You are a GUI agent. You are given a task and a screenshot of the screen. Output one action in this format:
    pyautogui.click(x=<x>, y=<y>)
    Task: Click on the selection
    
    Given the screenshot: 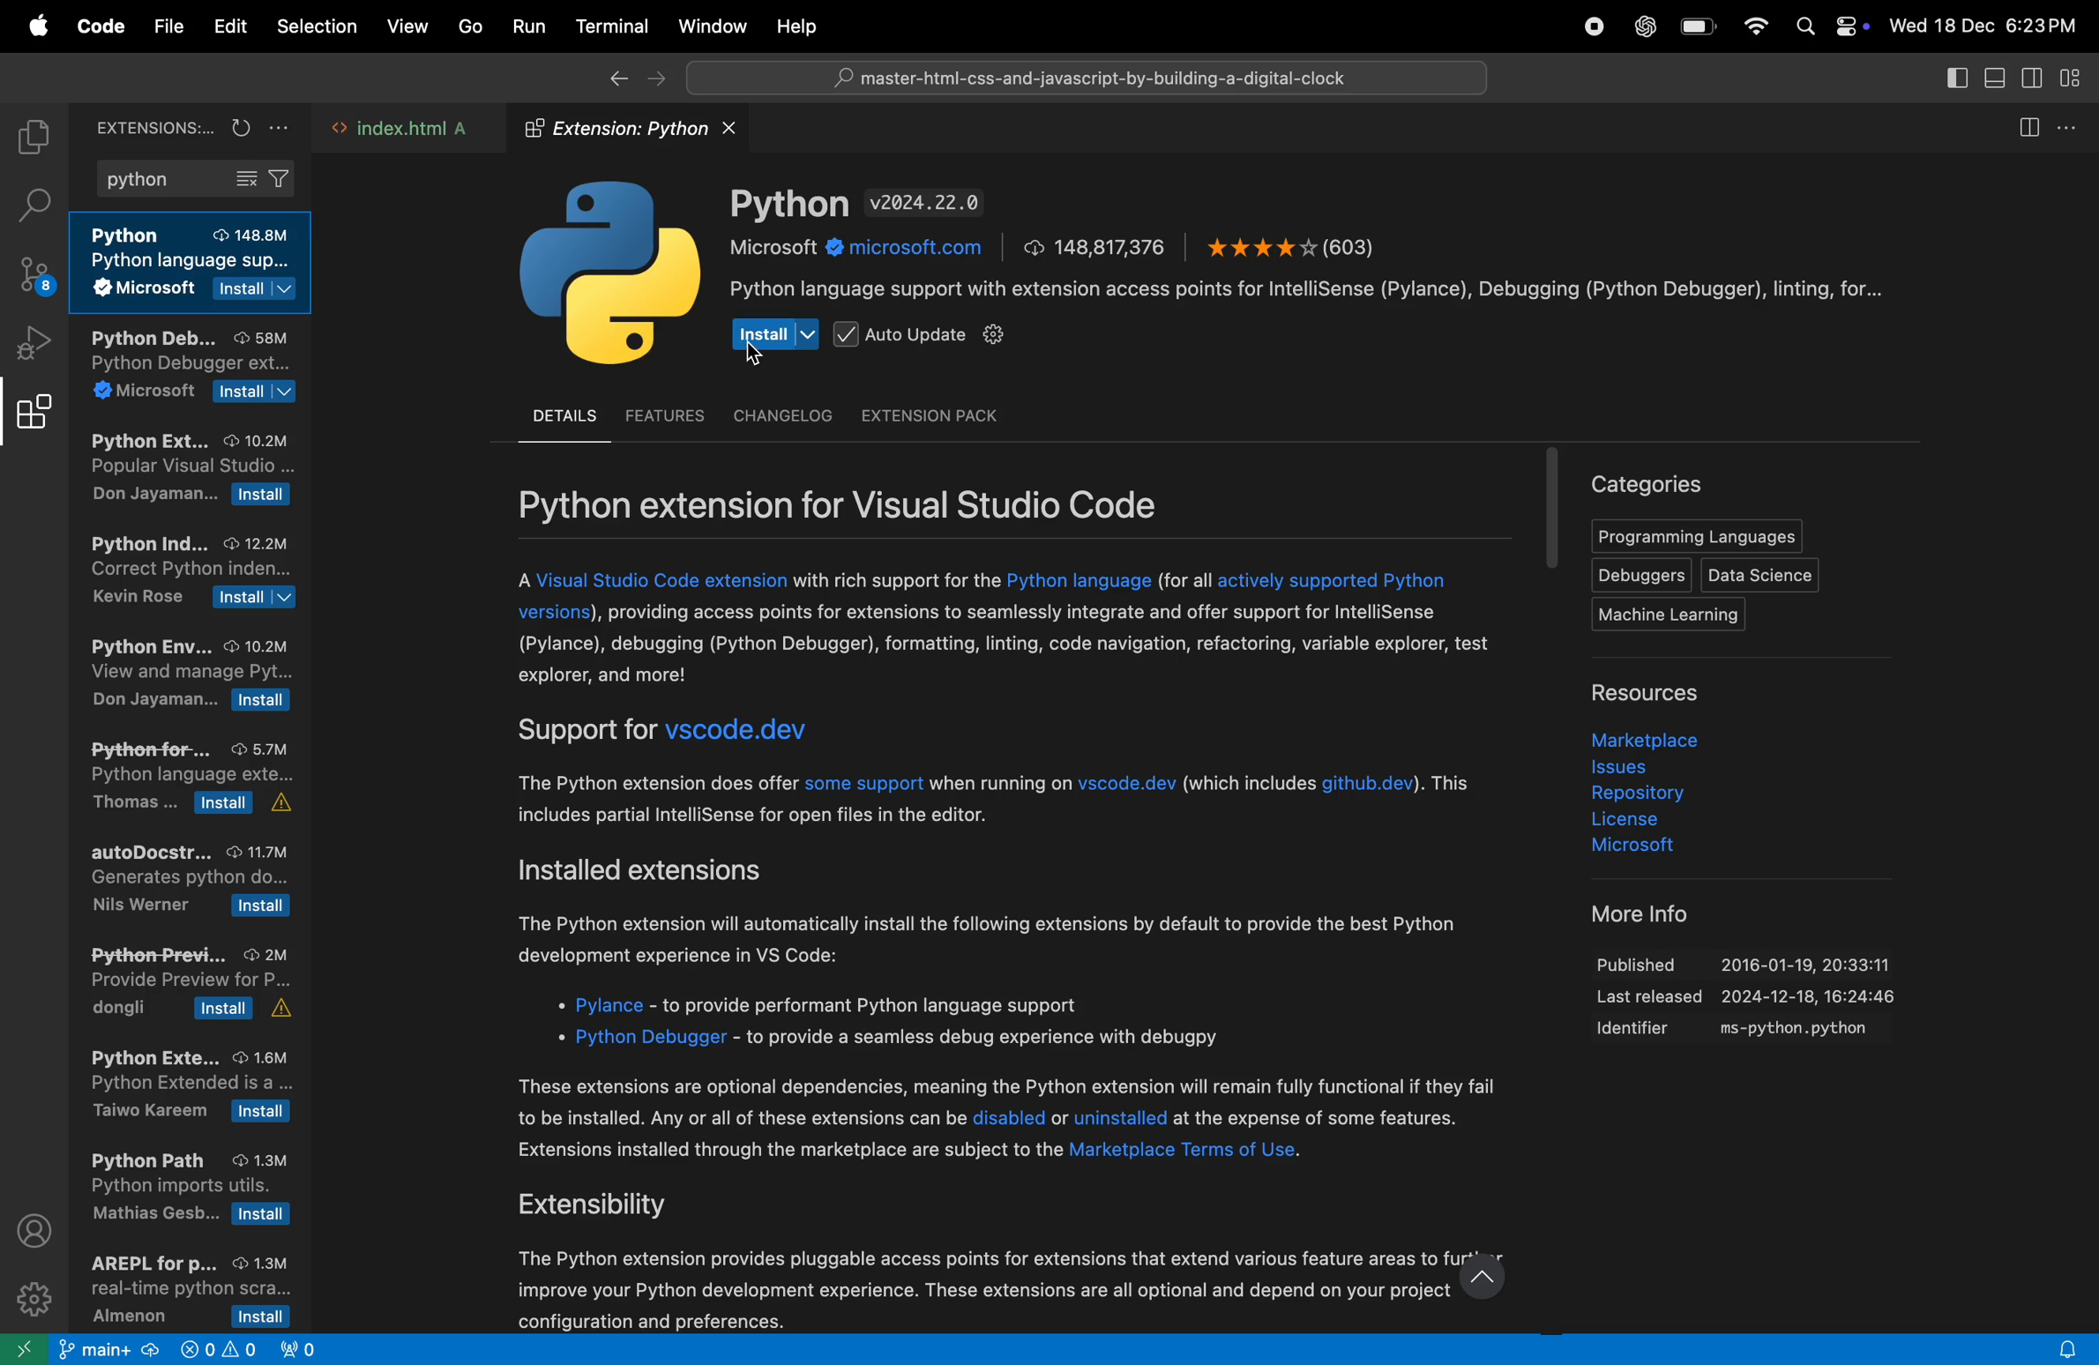 What is the action you would take?
    pyautogui.click(x=317, y=30)
    